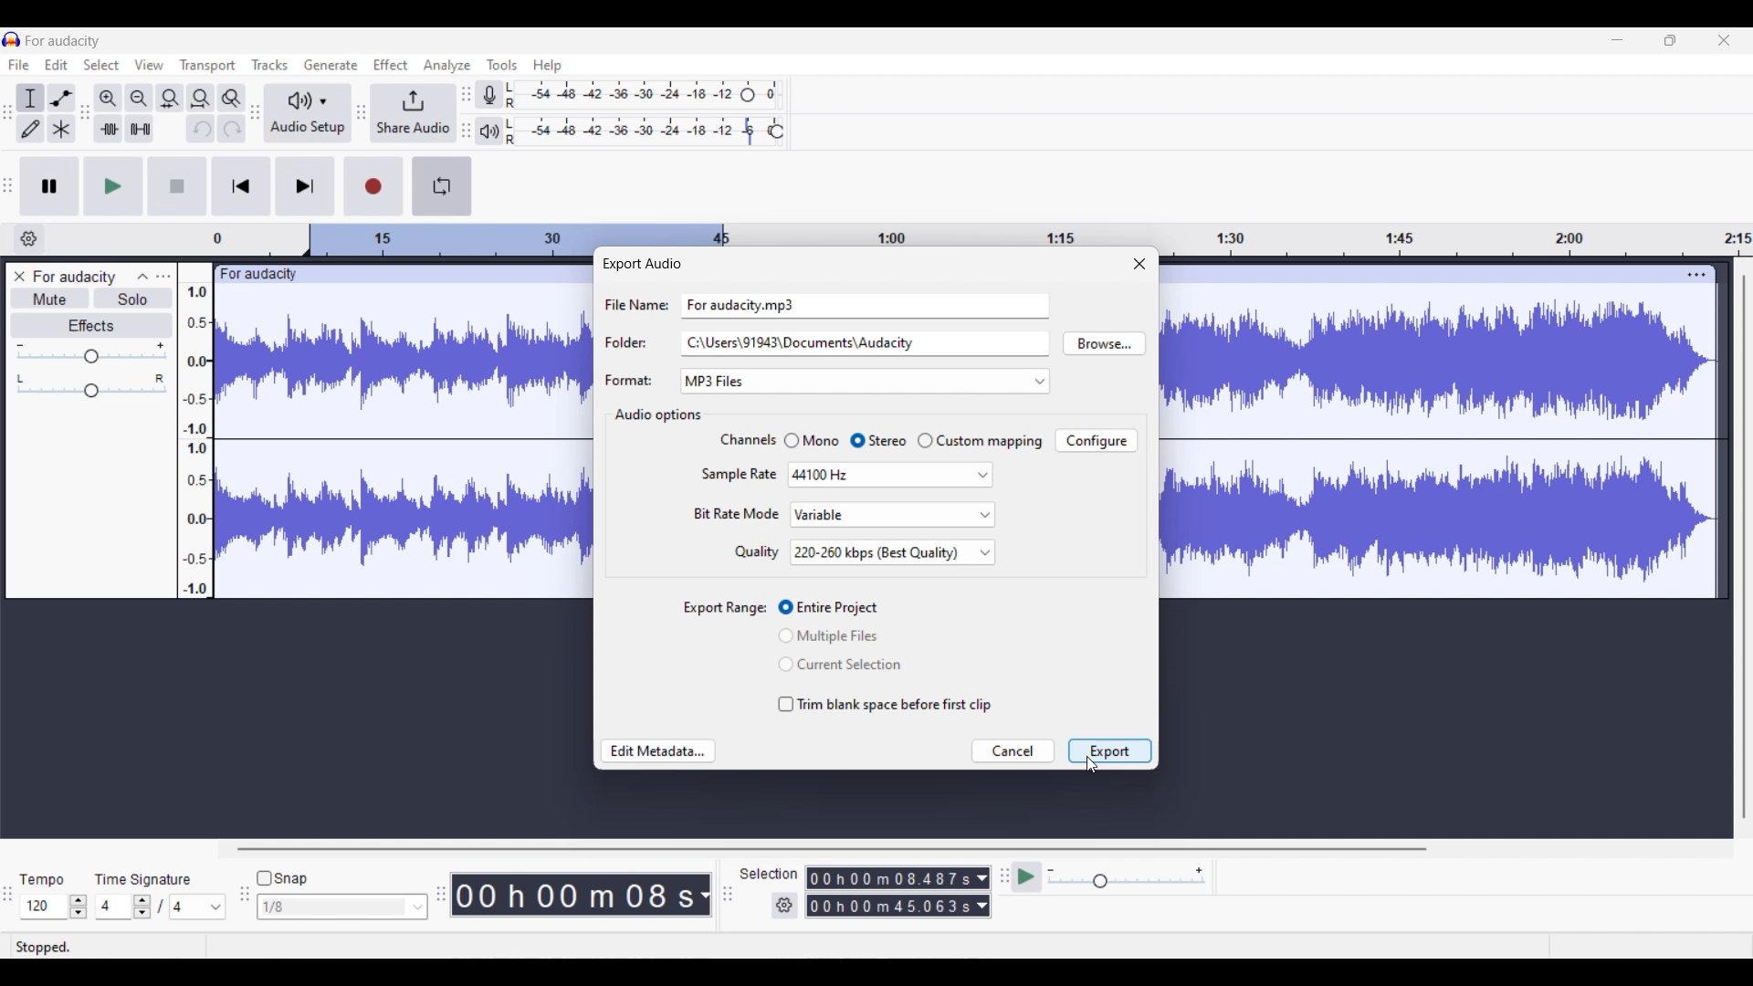 Image resolution: width=1753 pixels, height=986 pixels. I want to click on Quality selection changed, so click(876, 552).